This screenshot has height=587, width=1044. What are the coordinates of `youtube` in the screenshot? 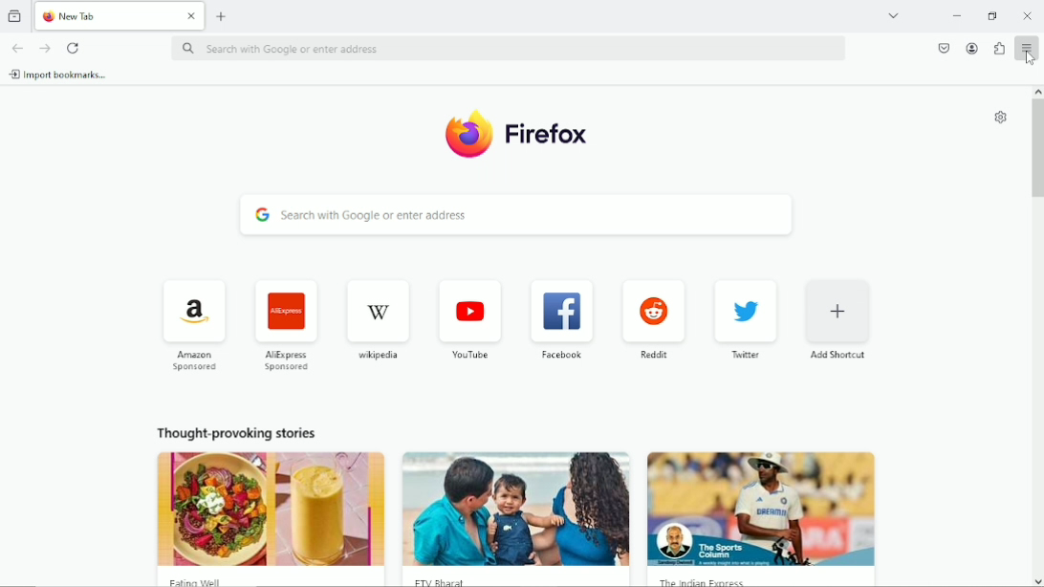 It's located at (468, 356).